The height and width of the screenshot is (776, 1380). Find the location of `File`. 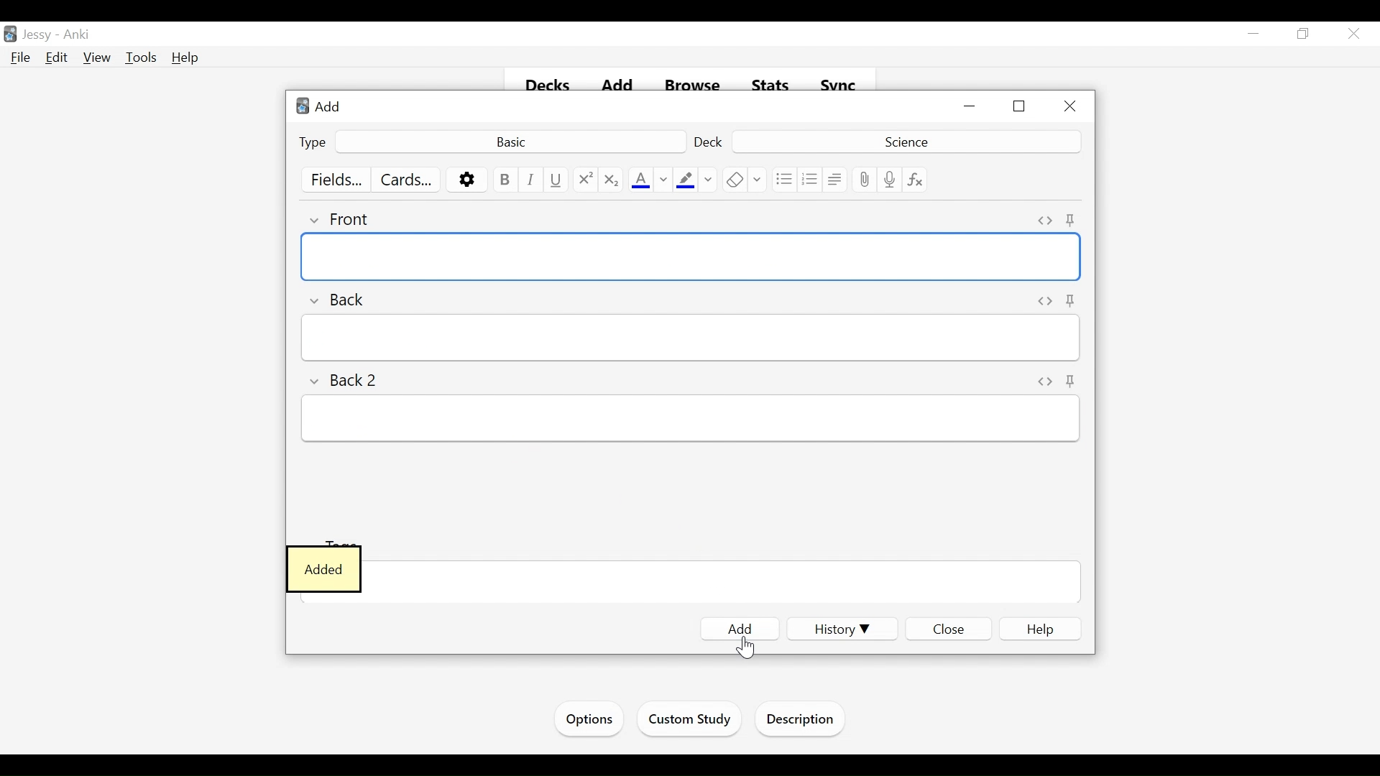

File is located at coordinates (21, 58).